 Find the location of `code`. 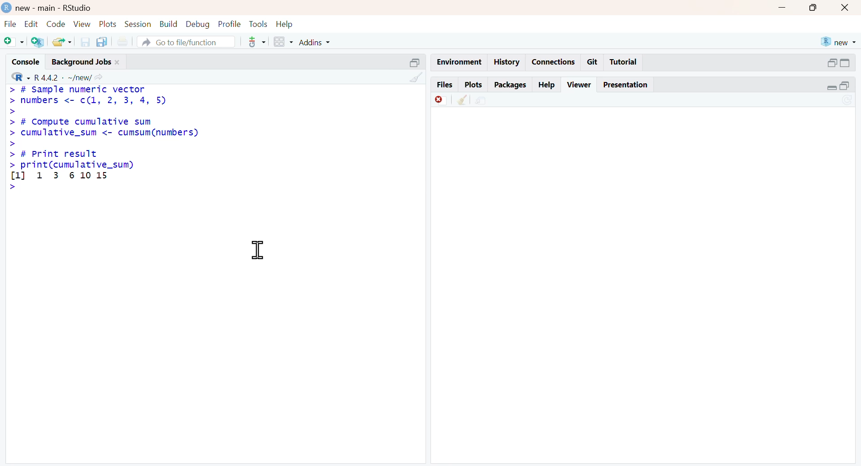

code is located at coordinates (56, 23).